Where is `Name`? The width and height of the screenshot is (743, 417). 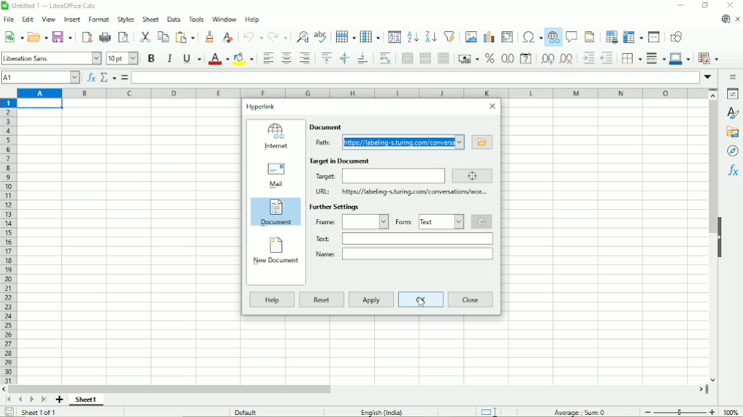 Name is located at coordinates (323, 253).